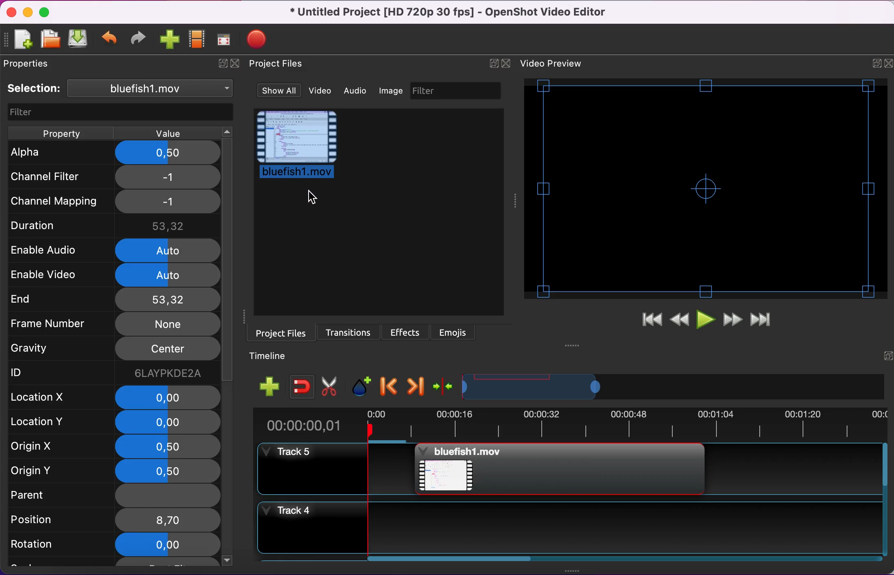  I want to click on channel filter, so click(60, 180).